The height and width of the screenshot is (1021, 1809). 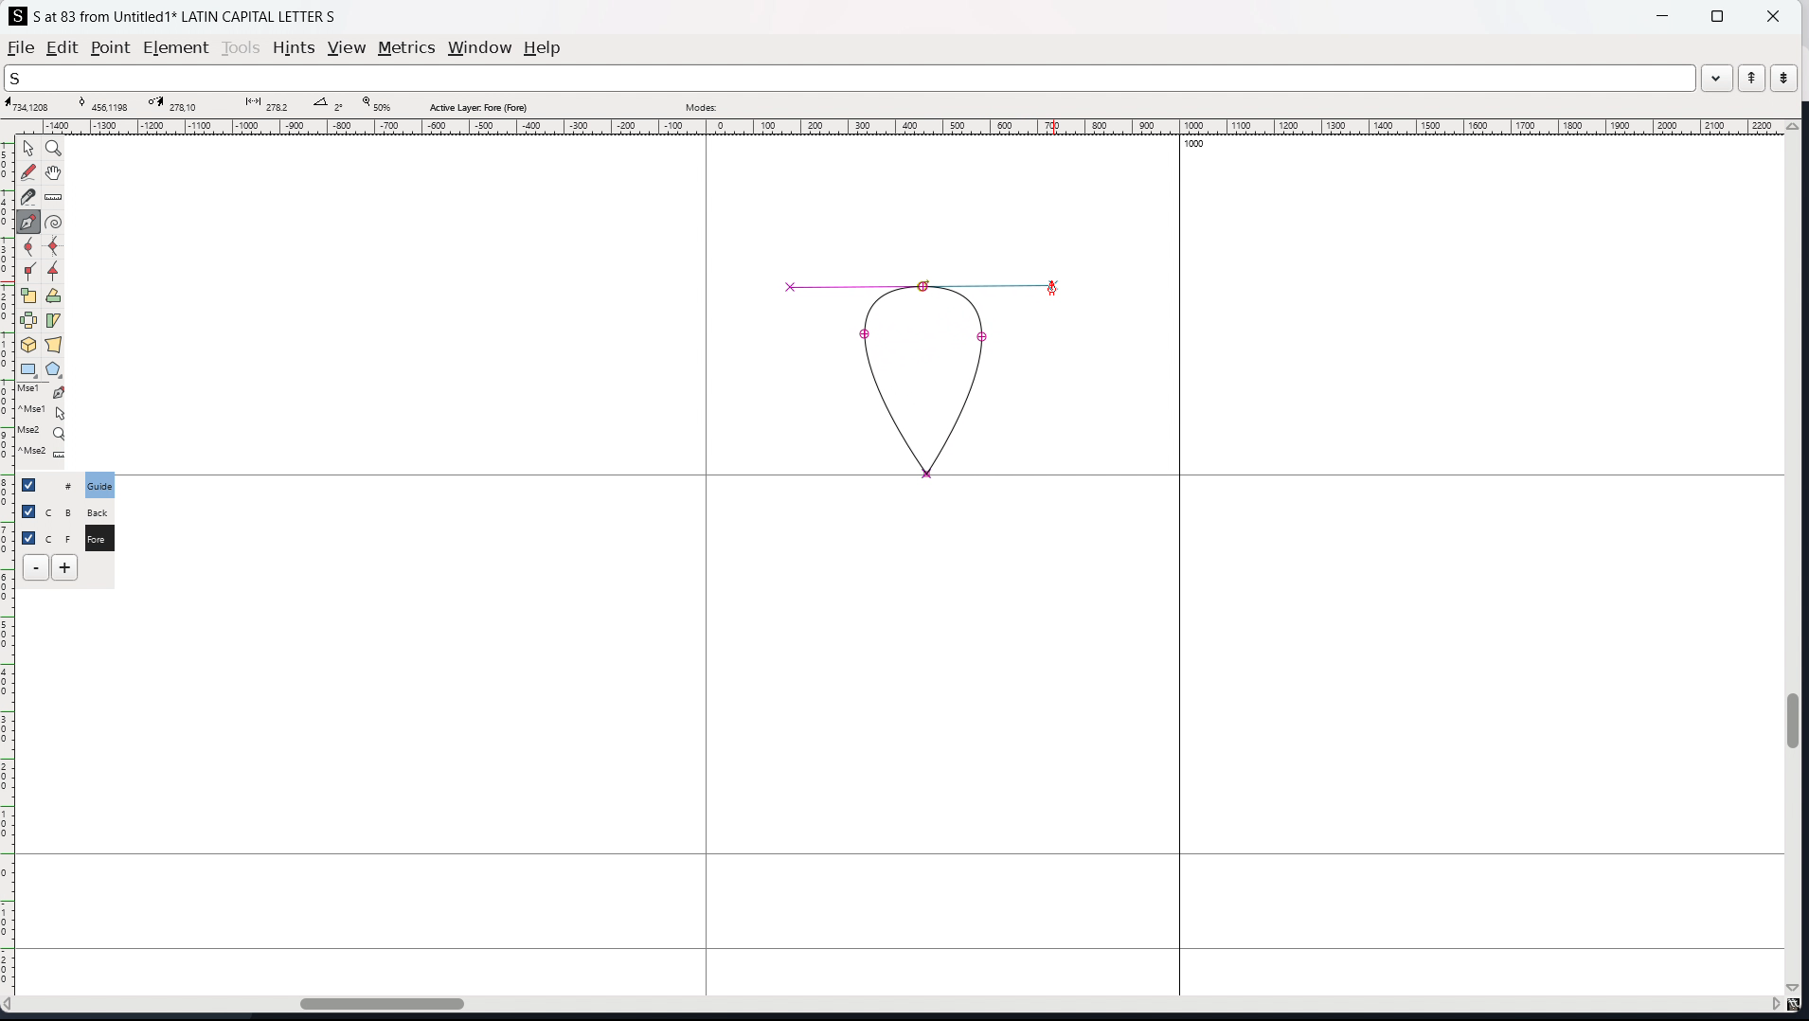 I want to click on modes, so click(x=701, y=105).